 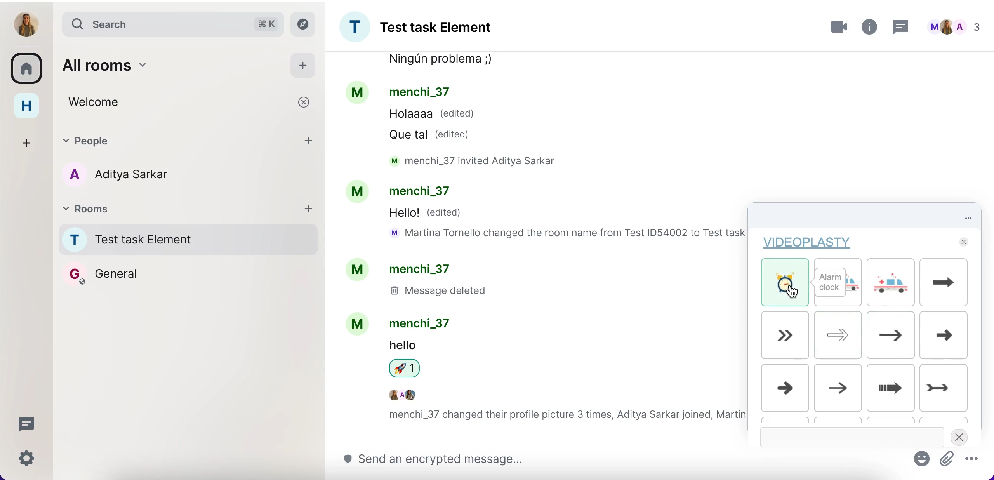 What do you see at coordinates (153, 101) in the screenshot?
I see `welcome` at bounding box center [153, 101].